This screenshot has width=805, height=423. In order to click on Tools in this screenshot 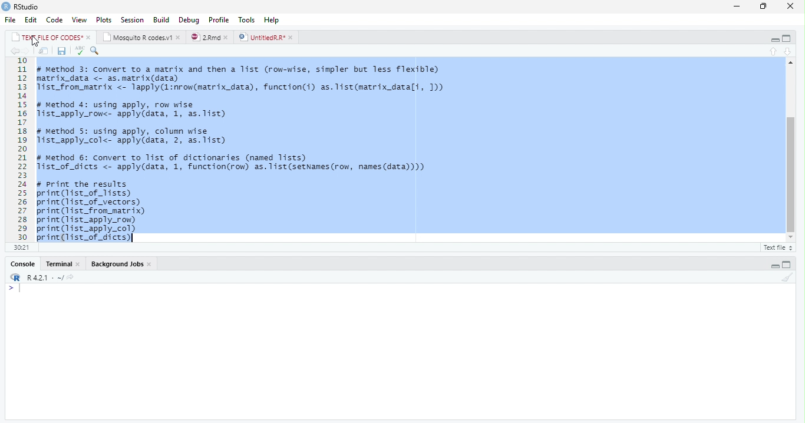, I will do `click(248, 19)`.